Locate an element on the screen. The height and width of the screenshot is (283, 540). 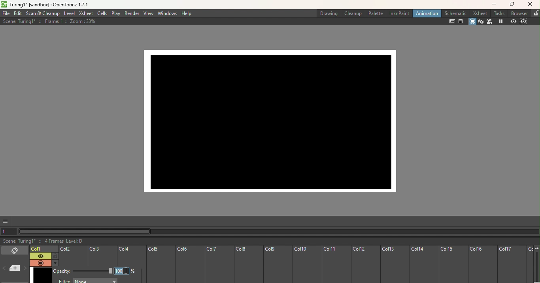
Cleanup is located at coordinates (353, 13).